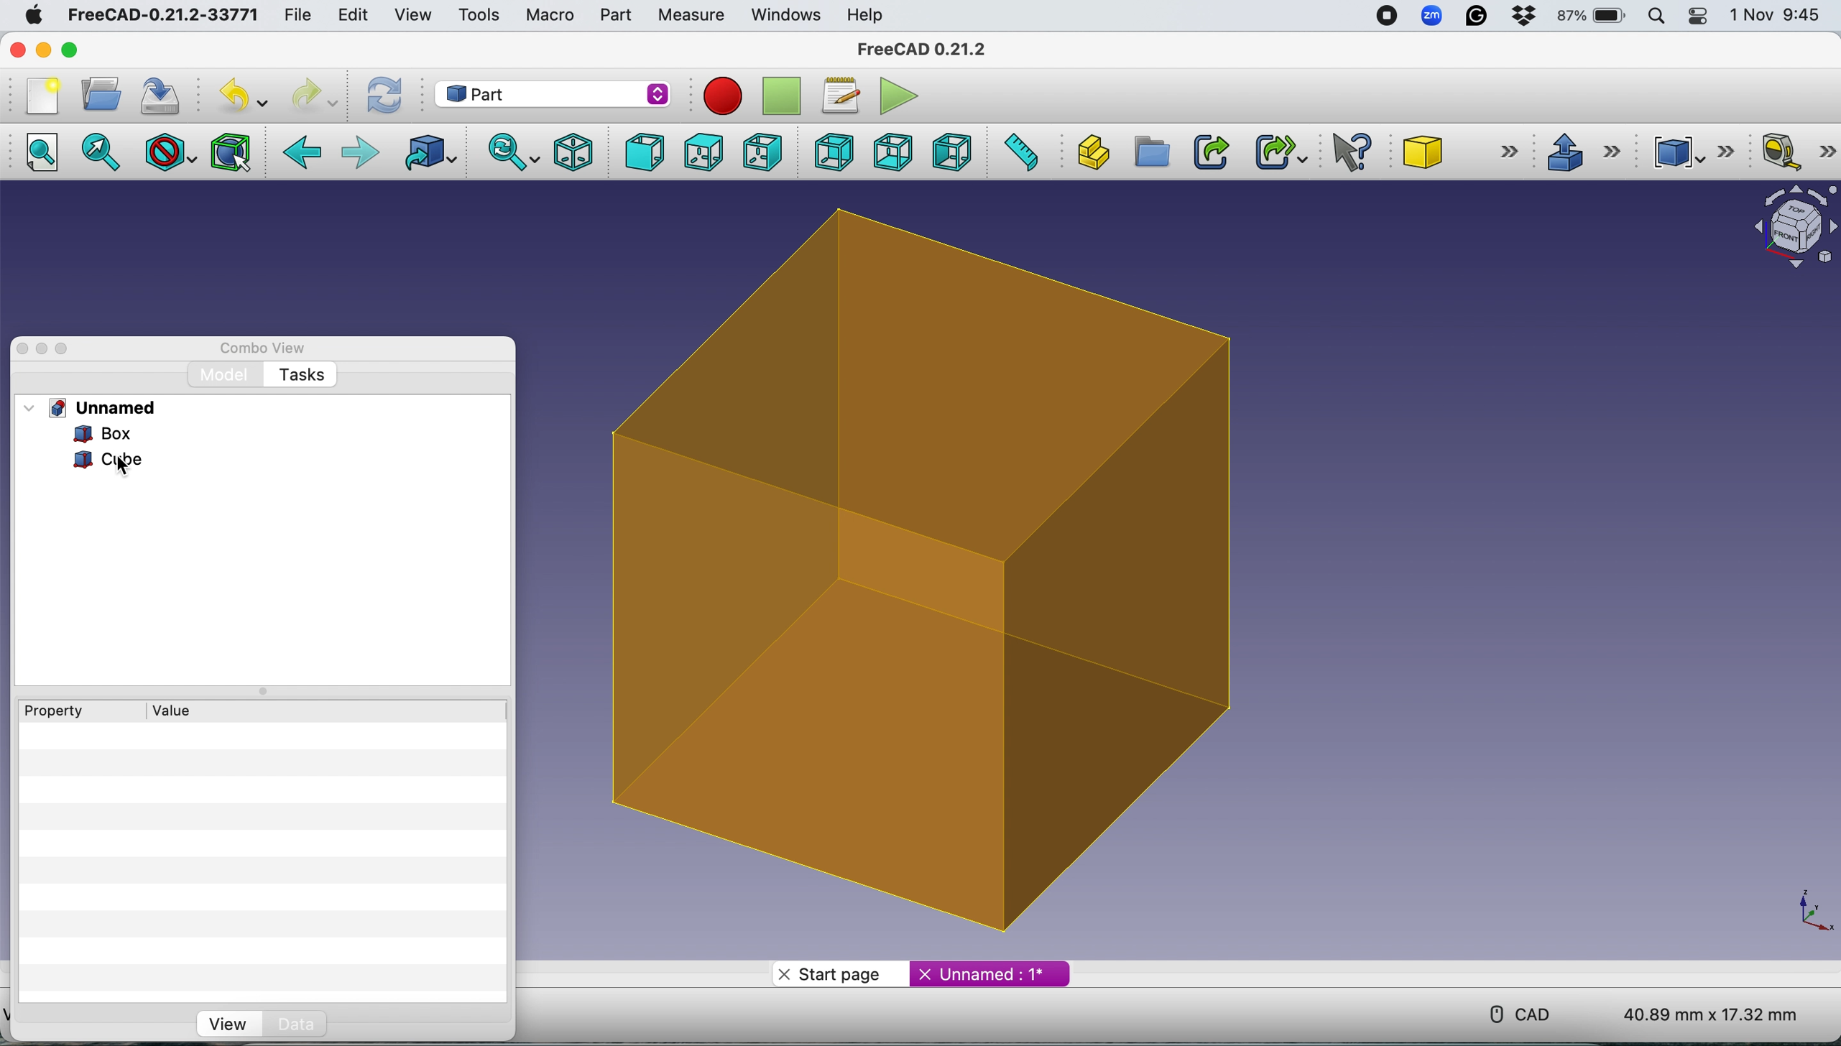 Image resolution: width=1841 pixels, height=1046 pixels. Describe the element at coordinates (1354, 152) in the screenshot. I see `What's this?` at that location.